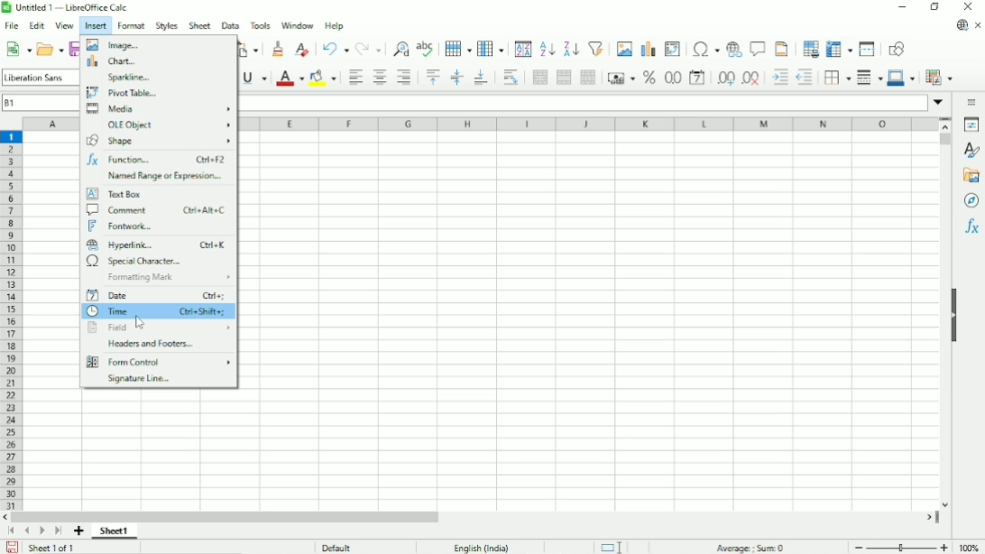 The image size is (985, 554). What do you see at coordinates (159, 143) in the screenshot?
I see `Shape` at bounding box center [159, 143].